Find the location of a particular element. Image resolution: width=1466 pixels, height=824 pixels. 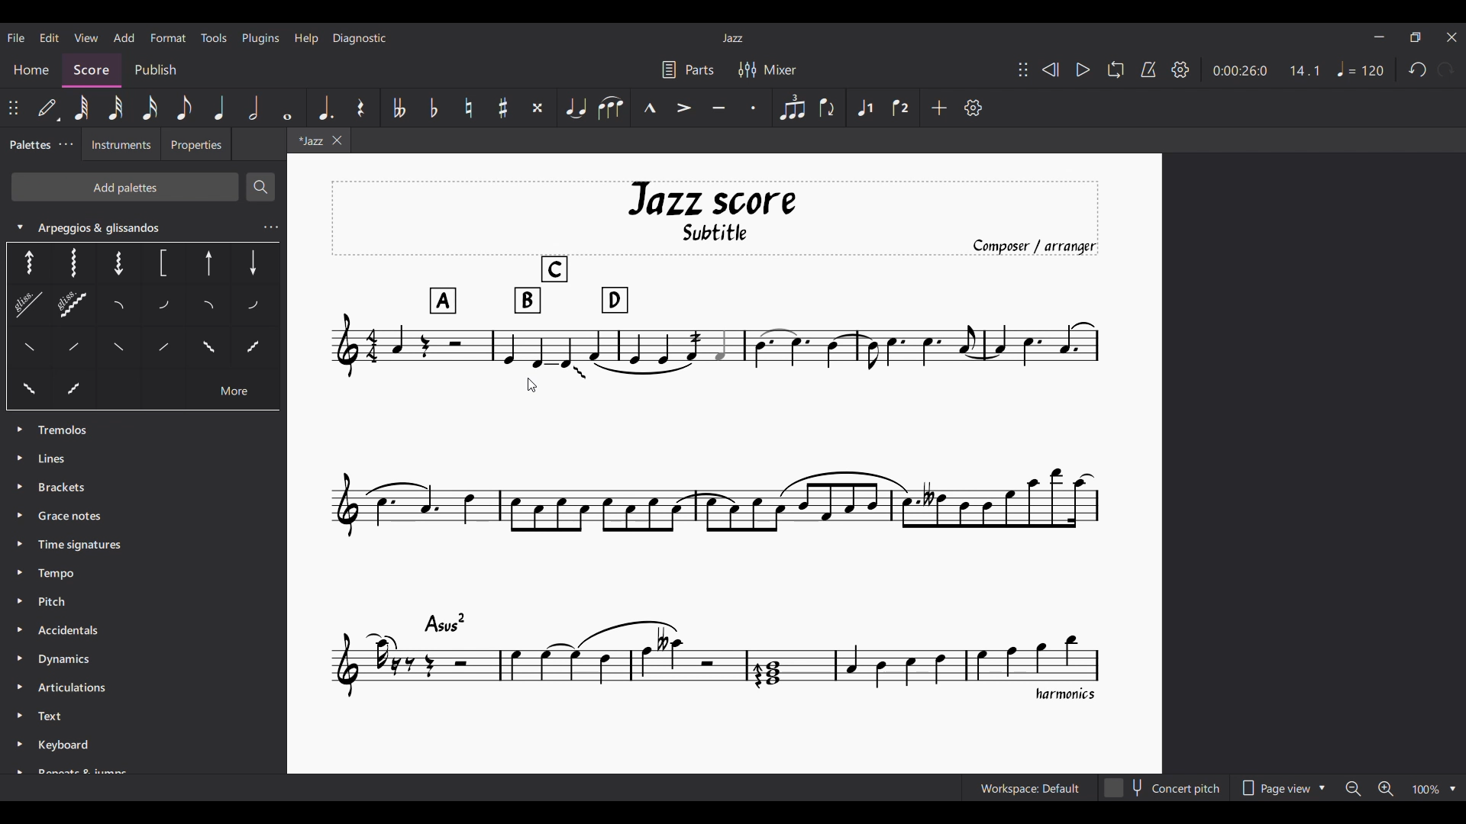

More is located at coordinates (234, 394).